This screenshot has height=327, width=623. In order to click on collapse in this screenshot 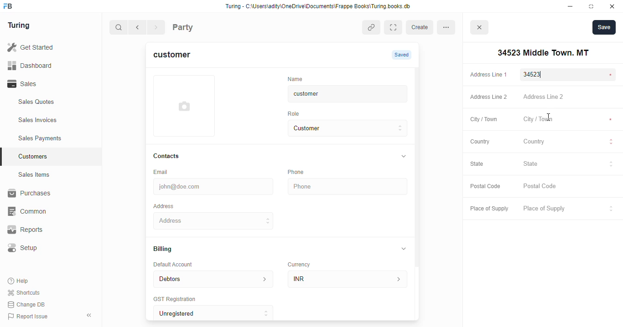, I will do `click(404, 248)`.